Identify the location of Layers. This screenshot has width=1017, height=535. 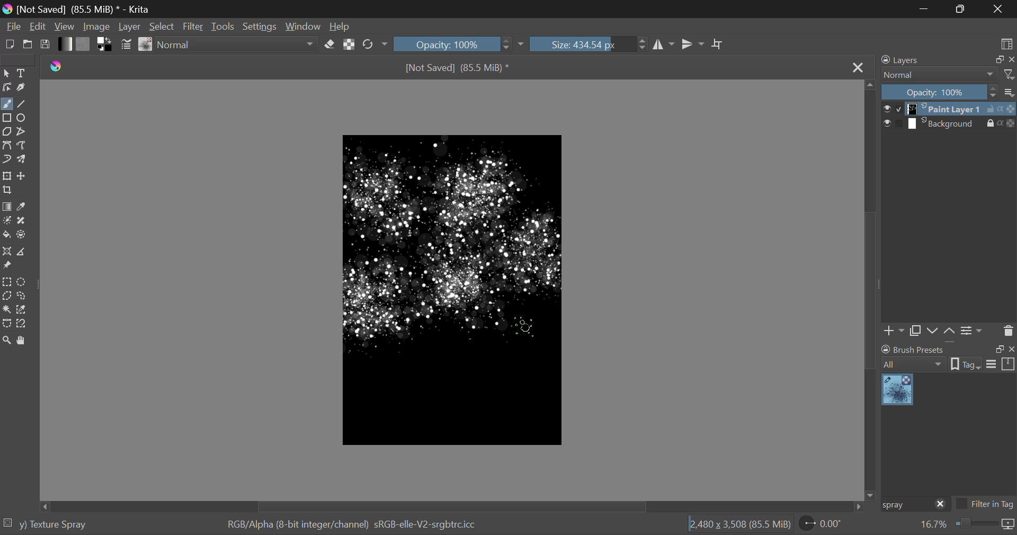
(906, 59).